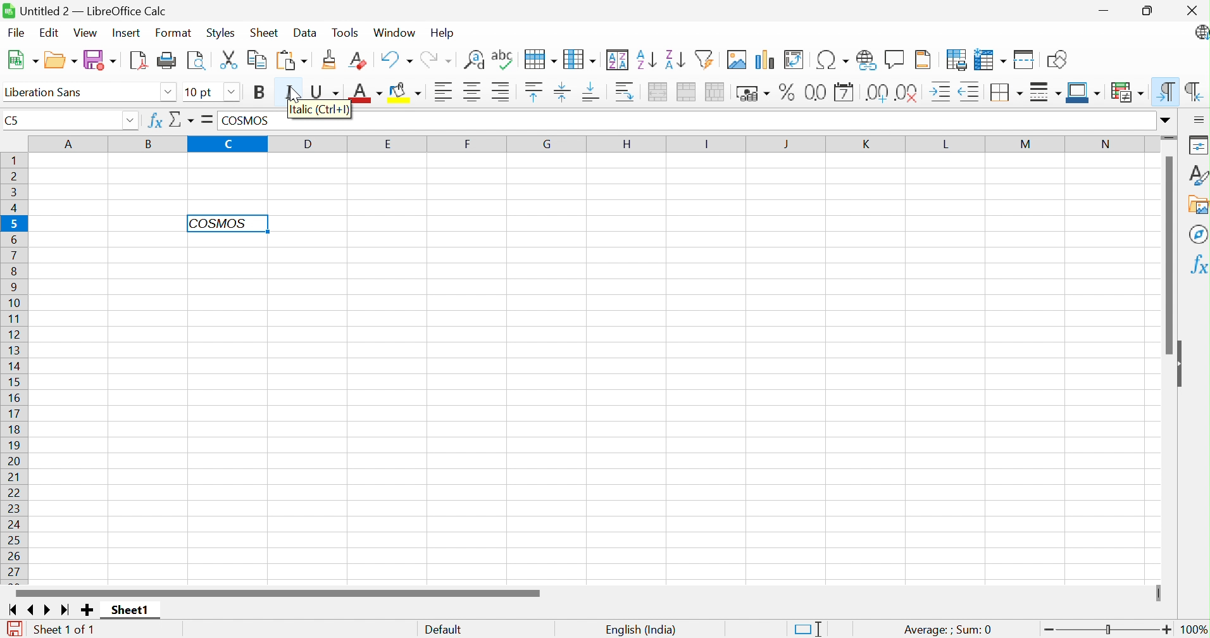  I want to click on Italic (Ctrl+I), so click(321, 110).